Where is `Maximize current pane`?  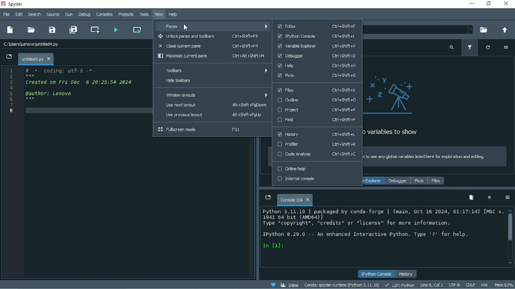
Maximize current pane is located at coordinates (211, 57).